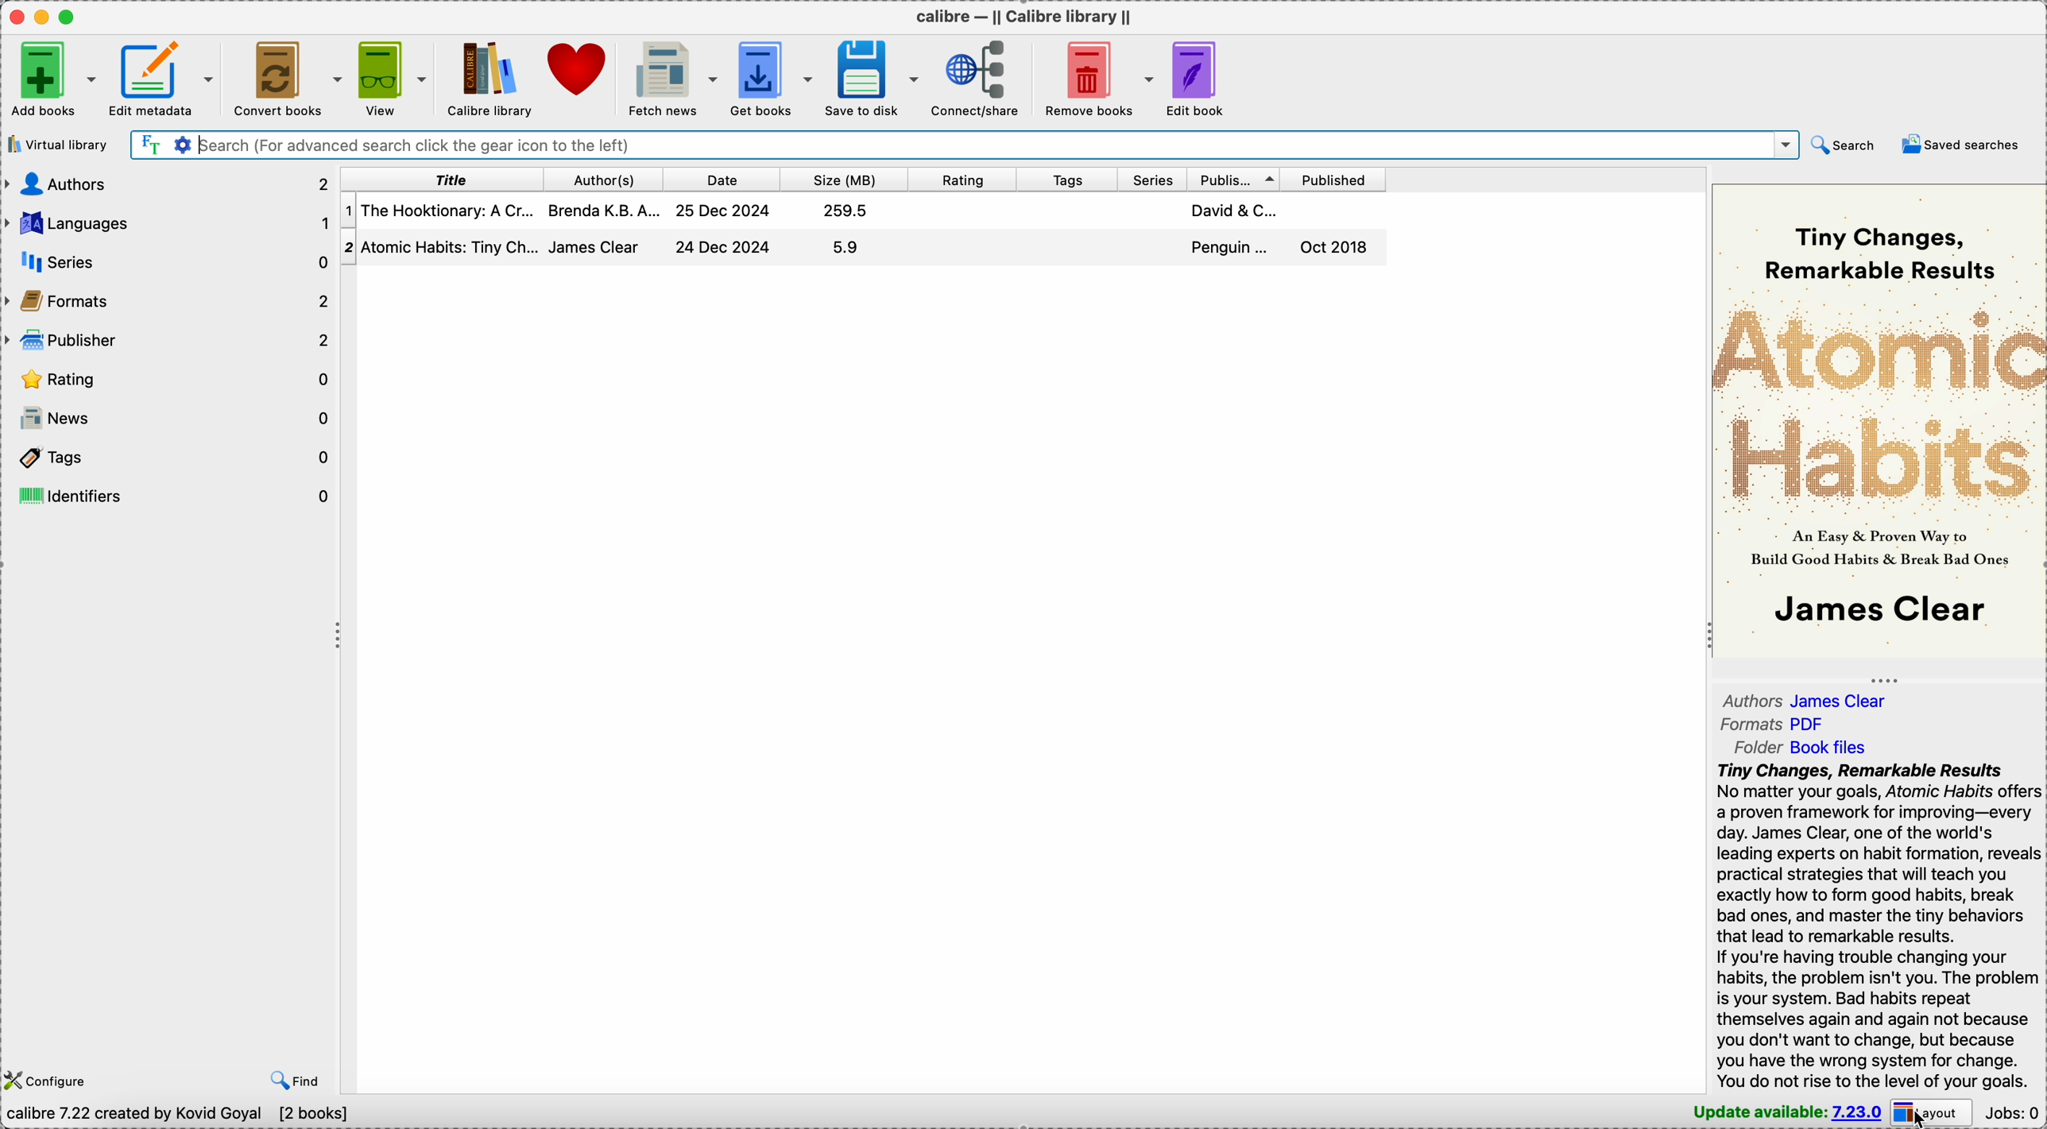 This screenshot has height=1129, width=2047. I want to click on Oct 2018, so click(1333, 248).